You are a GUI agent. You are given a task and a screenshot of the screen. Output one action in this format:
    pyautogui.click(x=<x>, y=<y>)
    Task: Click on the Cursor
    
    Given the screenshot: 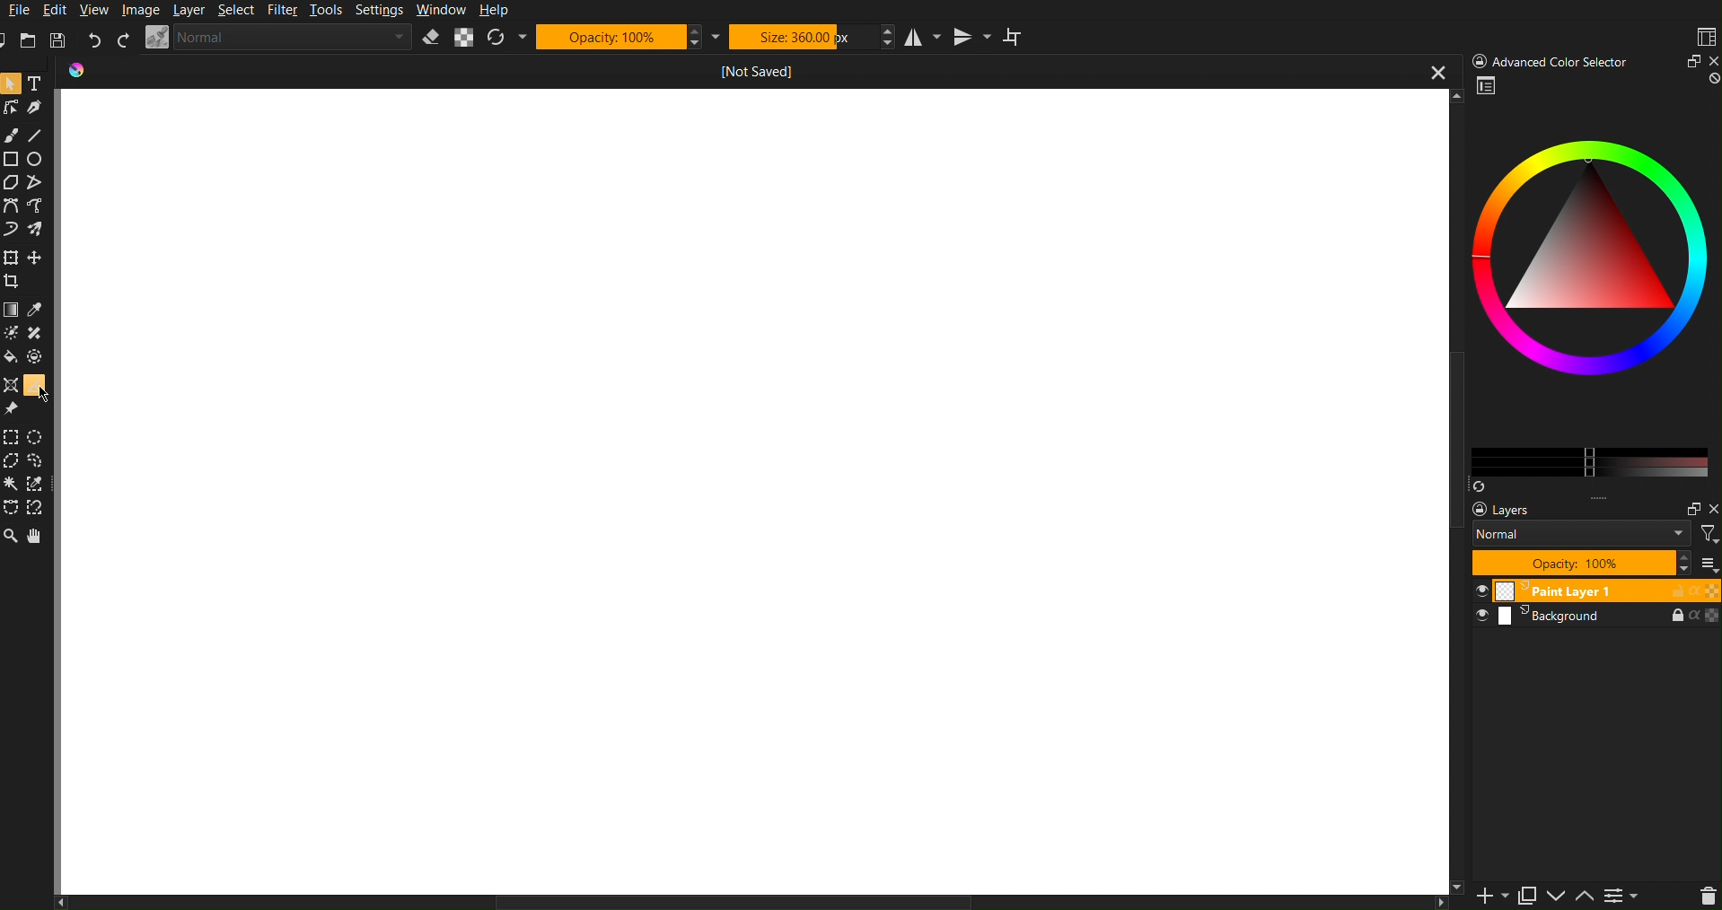 What is the action you would take?
    pyautogui.click(x=47, y=394)
    